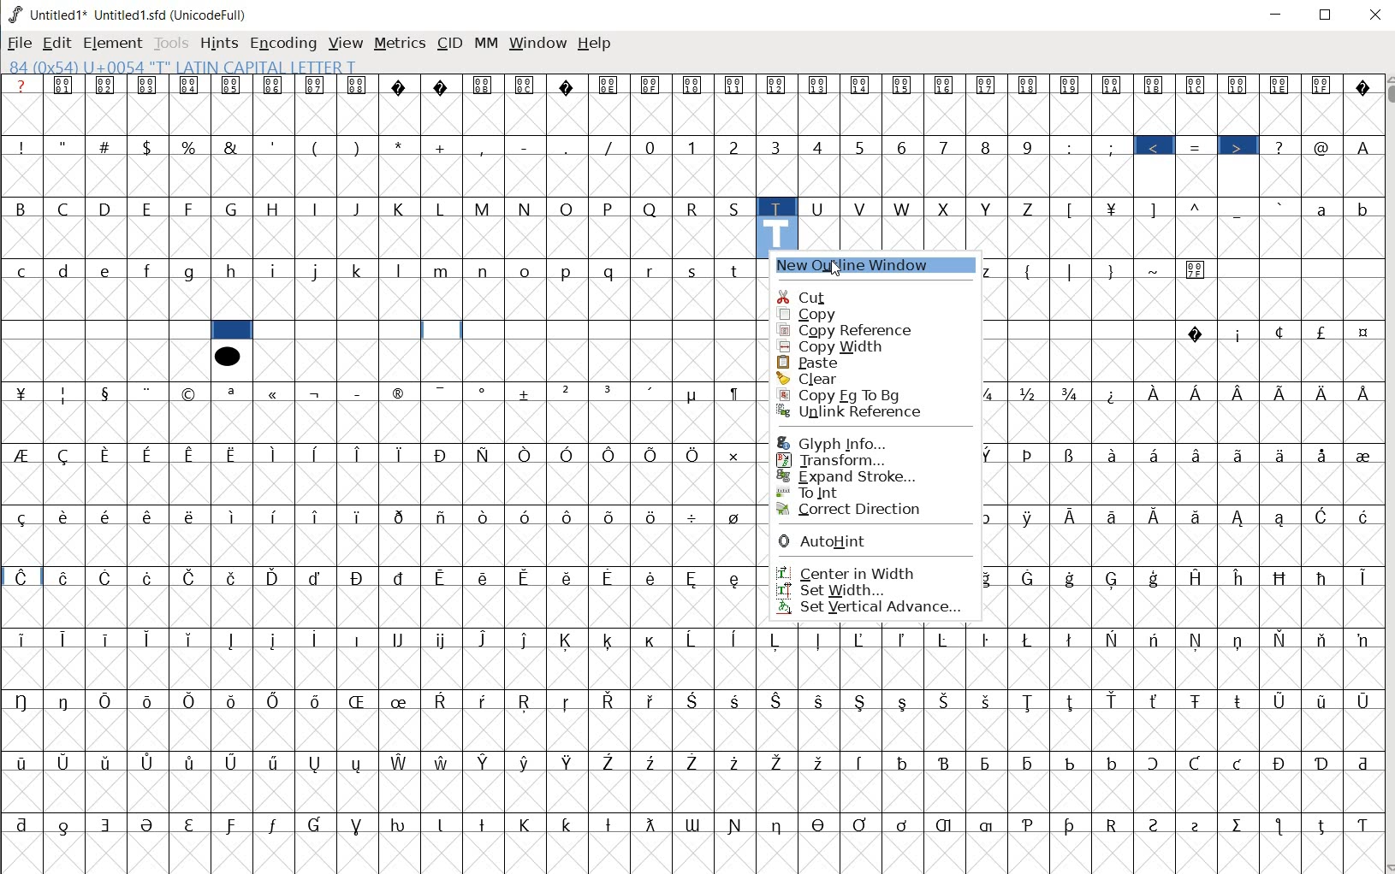  What do you see at coordinates (445, 576) in the screenshot?
I see `Symbol` at bounding box center [445, 576].